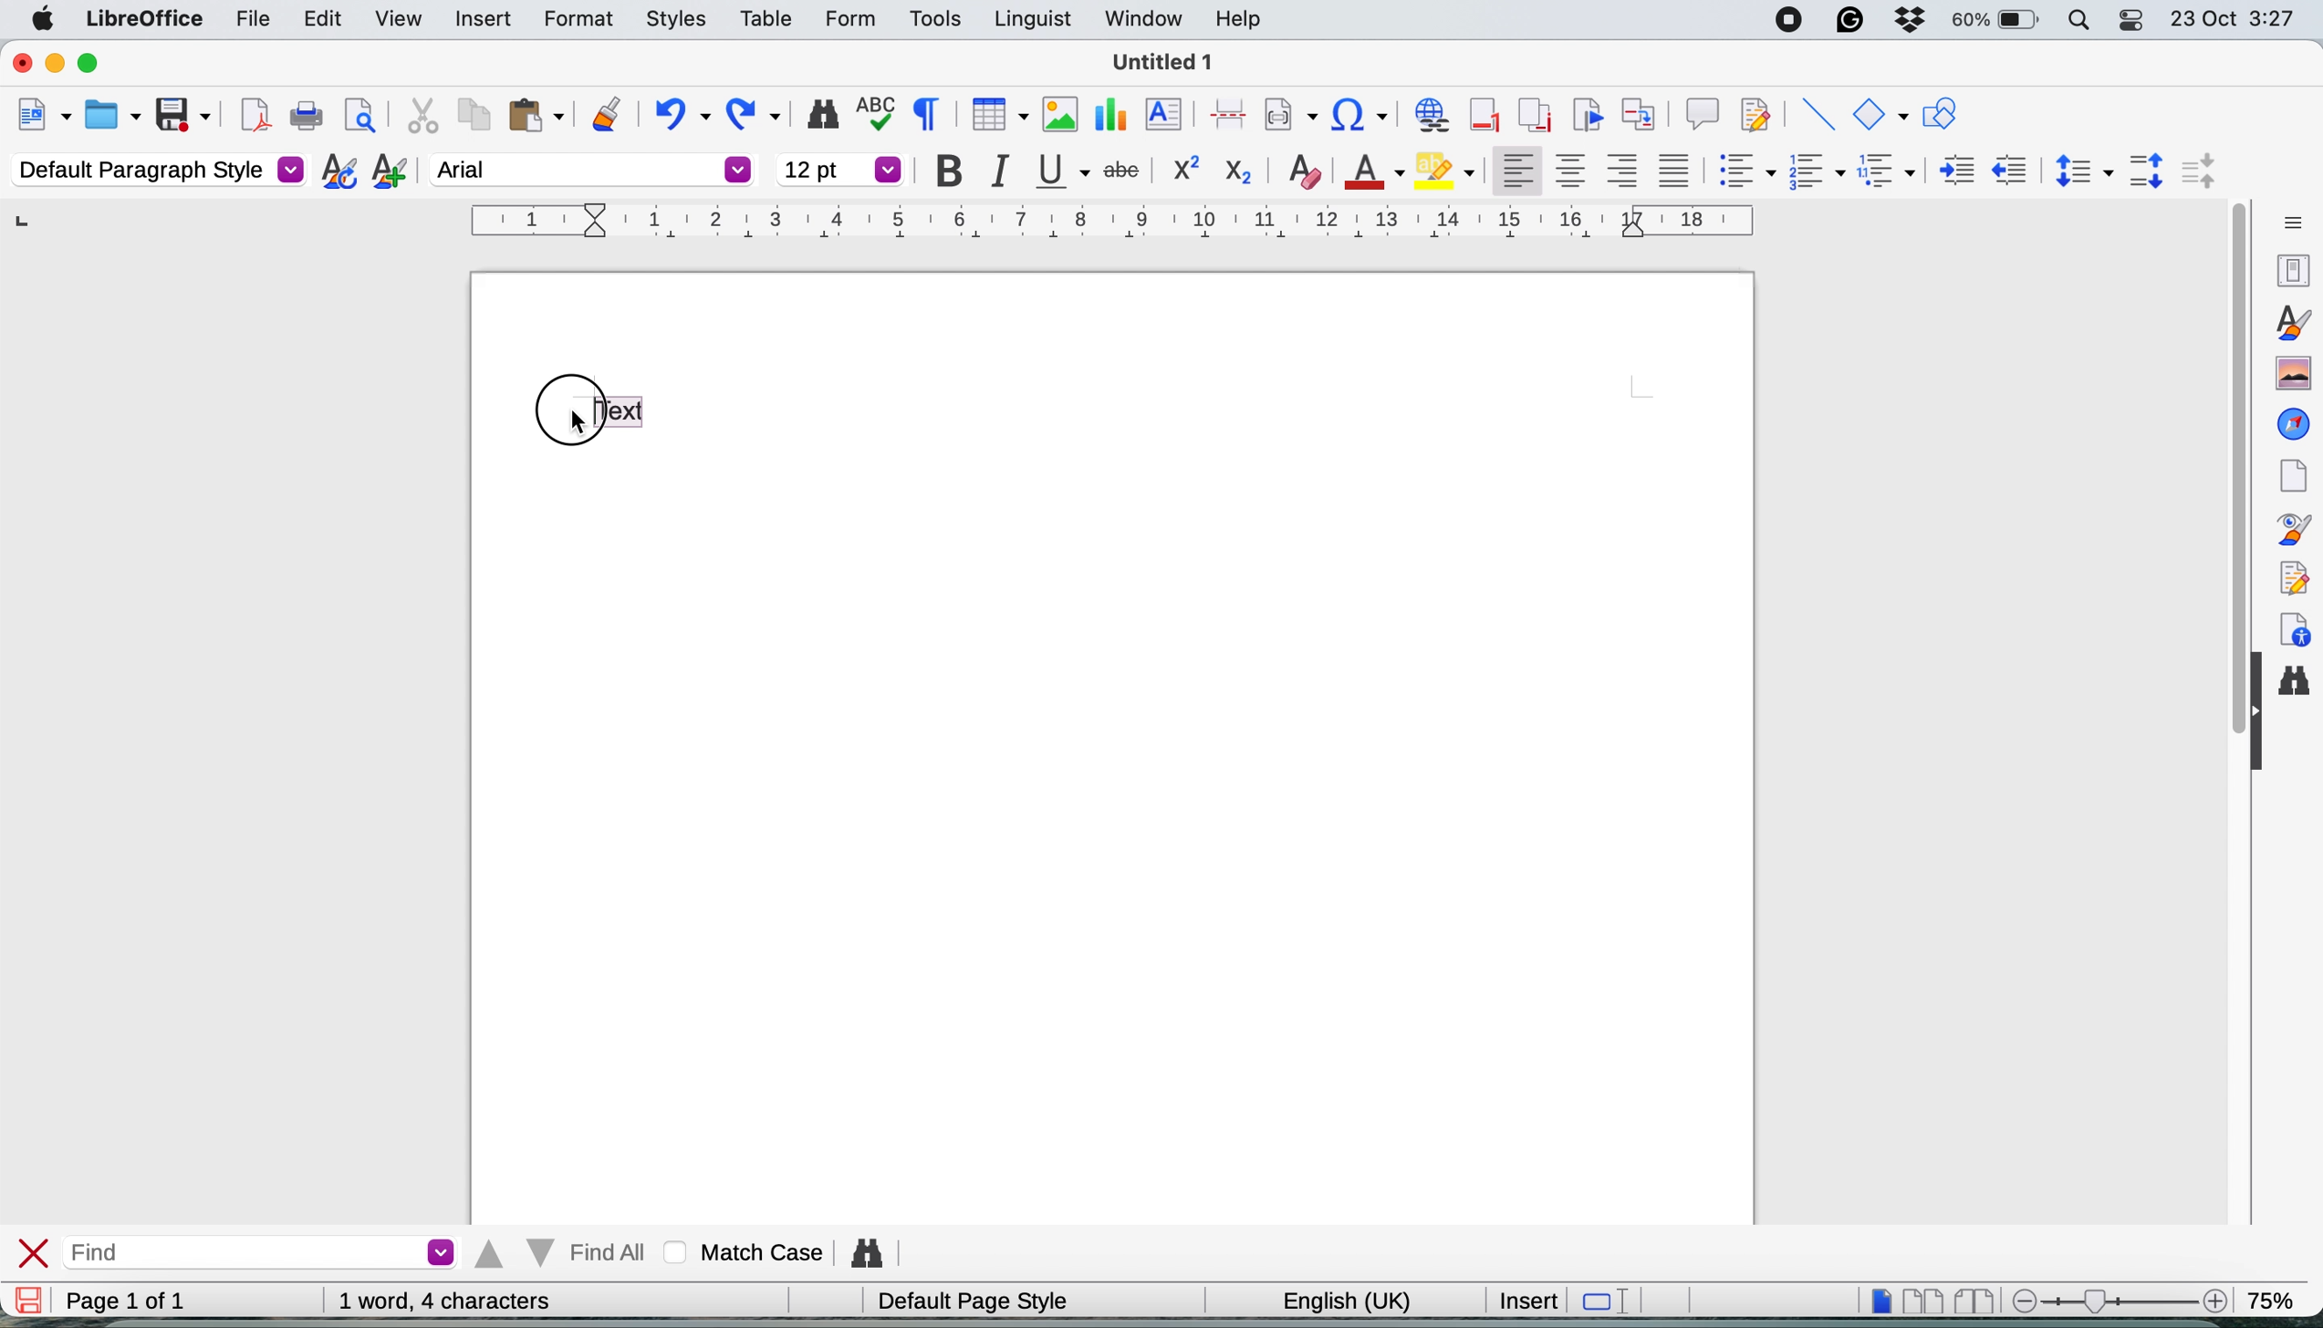 The image size is (2323, 1328). Describe the element at coordinates (2290, 373) in the screenshot. I see `gallery` at that location.